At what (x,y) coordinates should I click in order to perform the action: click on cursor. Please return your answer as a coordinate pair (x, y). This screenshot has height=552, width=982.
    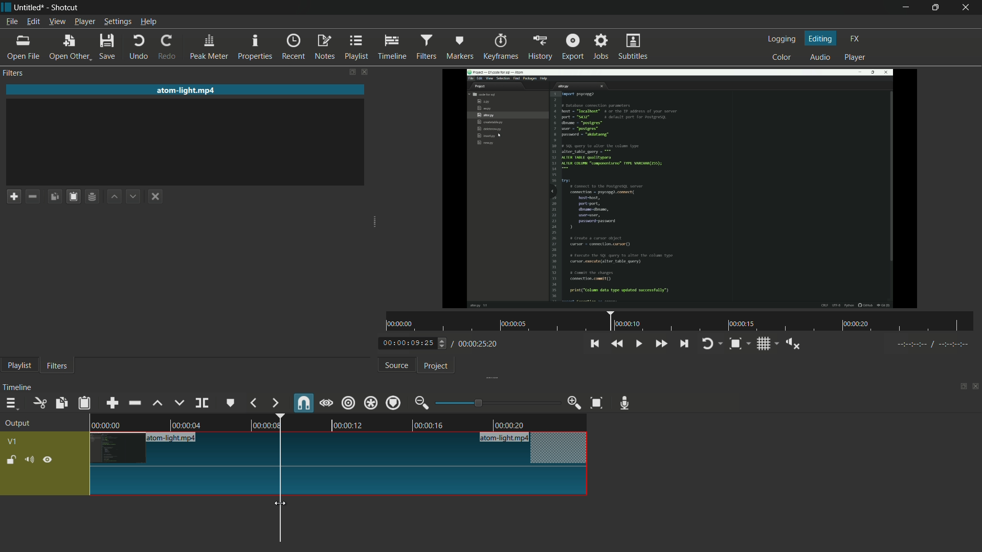
    Looking at the image, I should click on (280, 505).